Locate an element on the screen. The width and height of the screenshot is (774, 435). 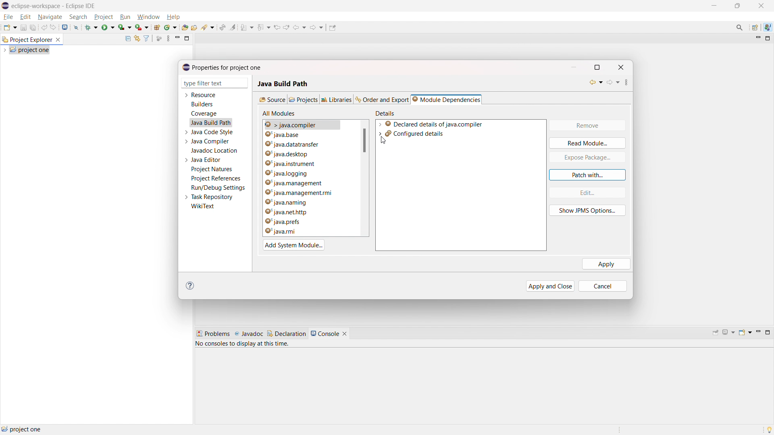
focus on active task  is located at coordinates (159, 39).